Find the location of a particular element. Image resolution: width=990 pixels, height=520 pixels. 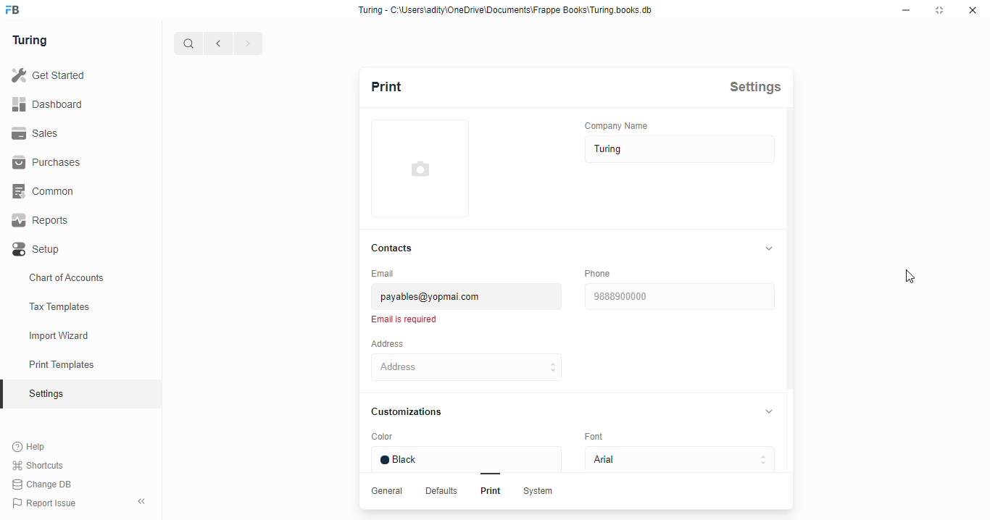

Customizations is located at coordinates (414, 411).